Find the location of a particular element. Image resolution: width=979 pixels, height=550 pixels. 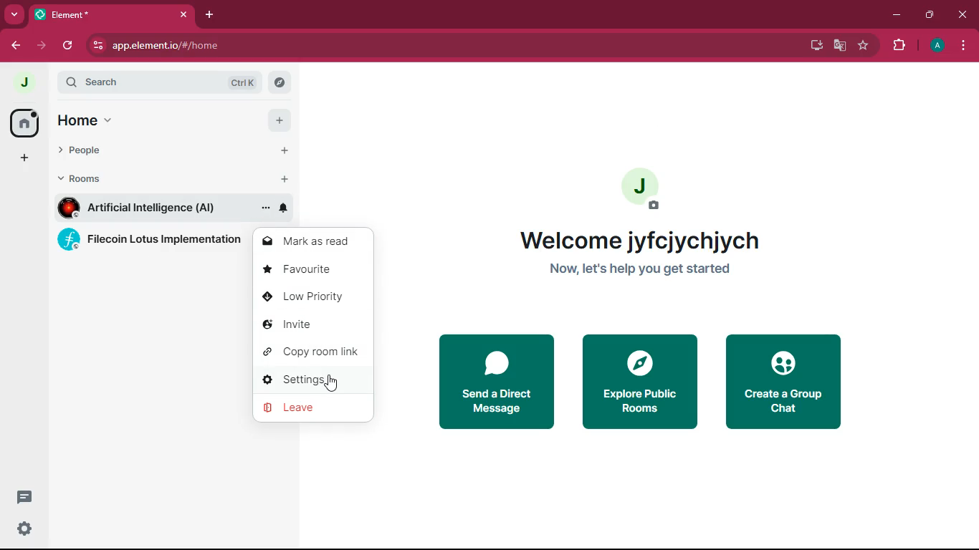

extensions is located at coordinates (899, 45).